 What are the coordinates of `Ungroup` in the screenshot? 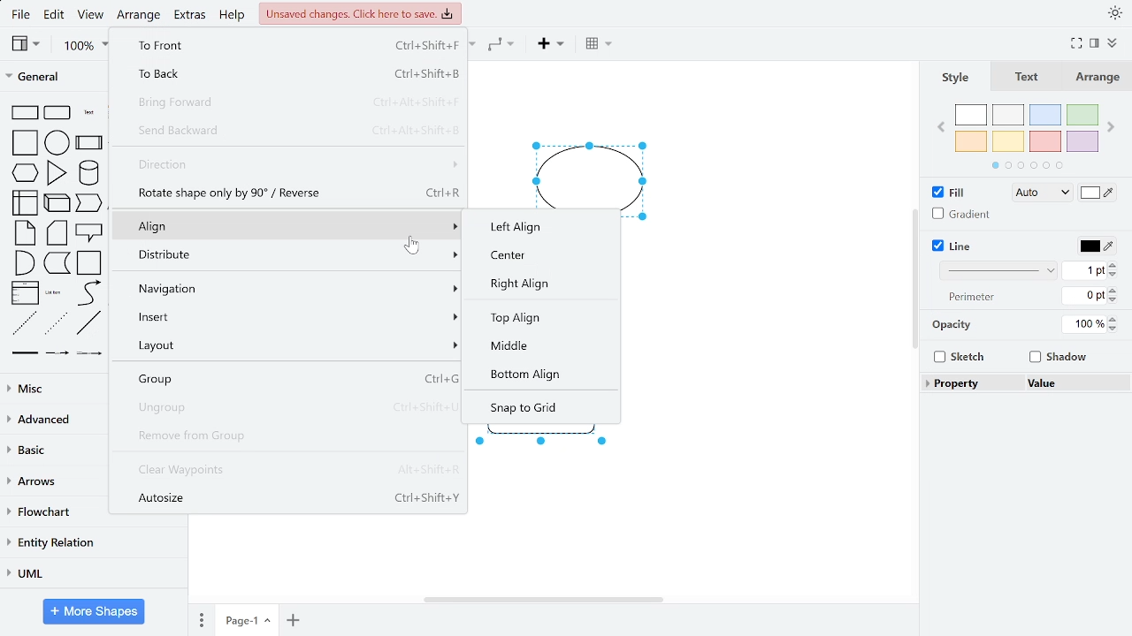 It's located at (289, 407).